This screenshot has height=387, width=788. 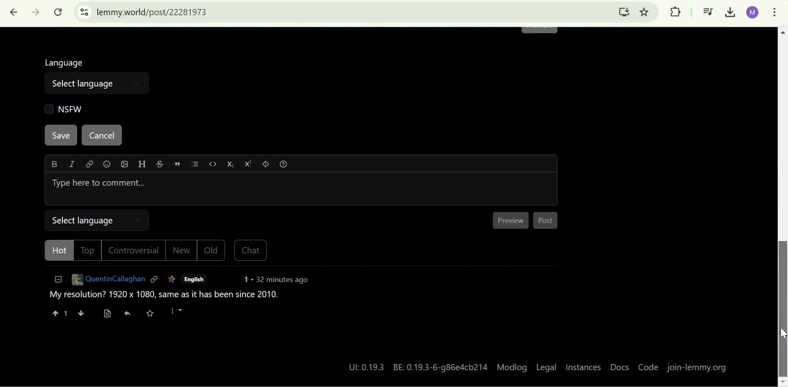 I want to click on Google account, so click(x=753, y=12).